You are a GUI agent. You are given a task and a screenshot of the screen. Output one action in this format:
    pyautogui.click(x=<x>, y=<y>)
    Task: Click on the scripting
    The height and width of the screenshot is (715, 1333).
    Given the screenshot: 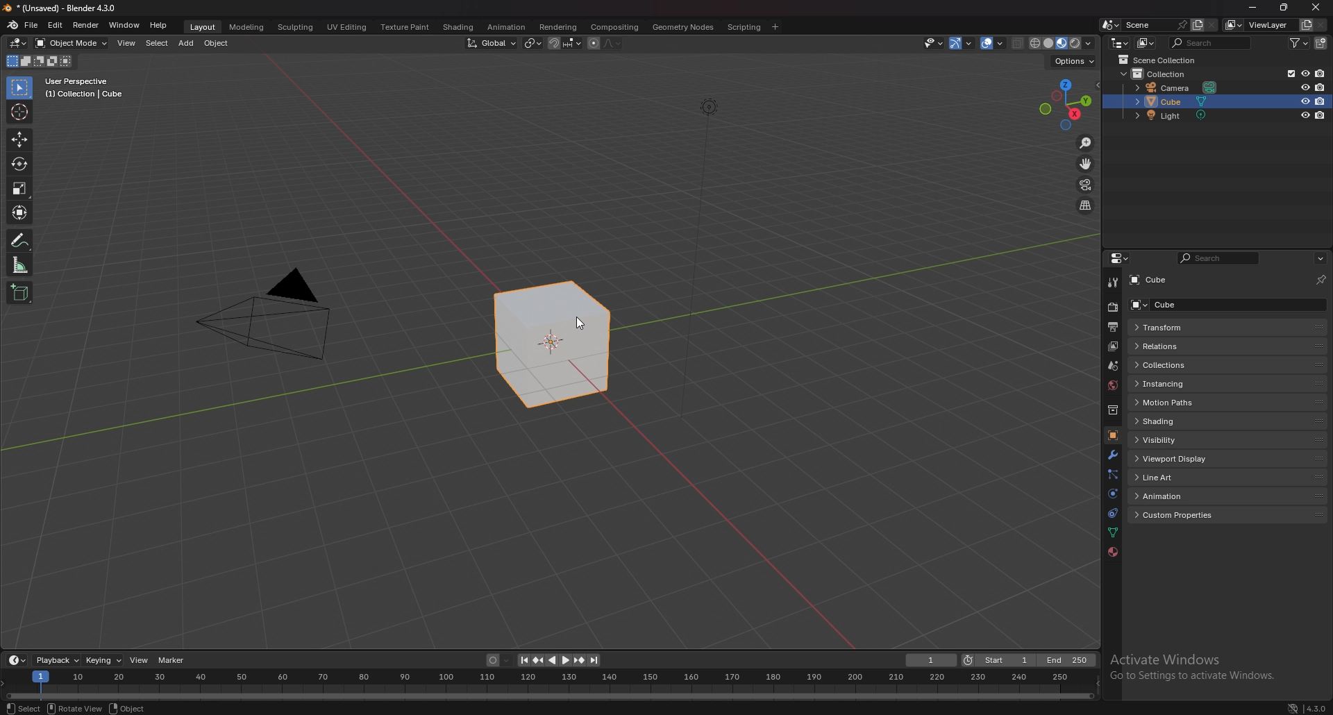 What is the action you would take?
    pyautogui.click(x=744, y=27)
    